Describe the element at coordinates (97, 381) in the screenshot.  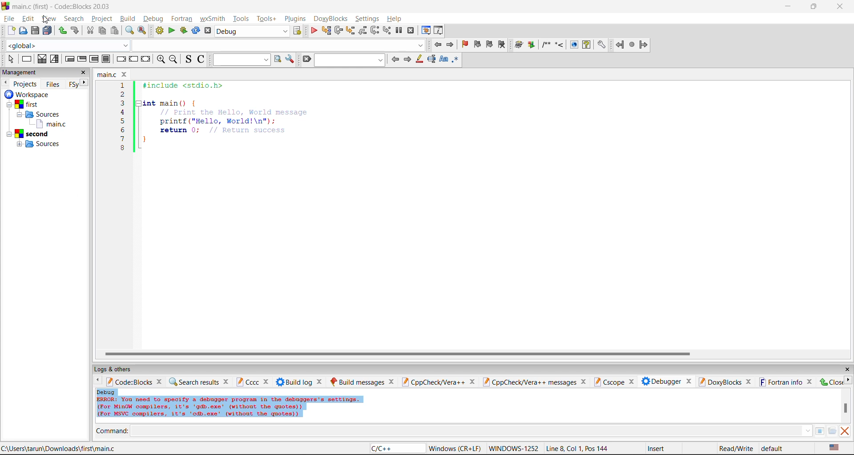
I see `previous` at that location.